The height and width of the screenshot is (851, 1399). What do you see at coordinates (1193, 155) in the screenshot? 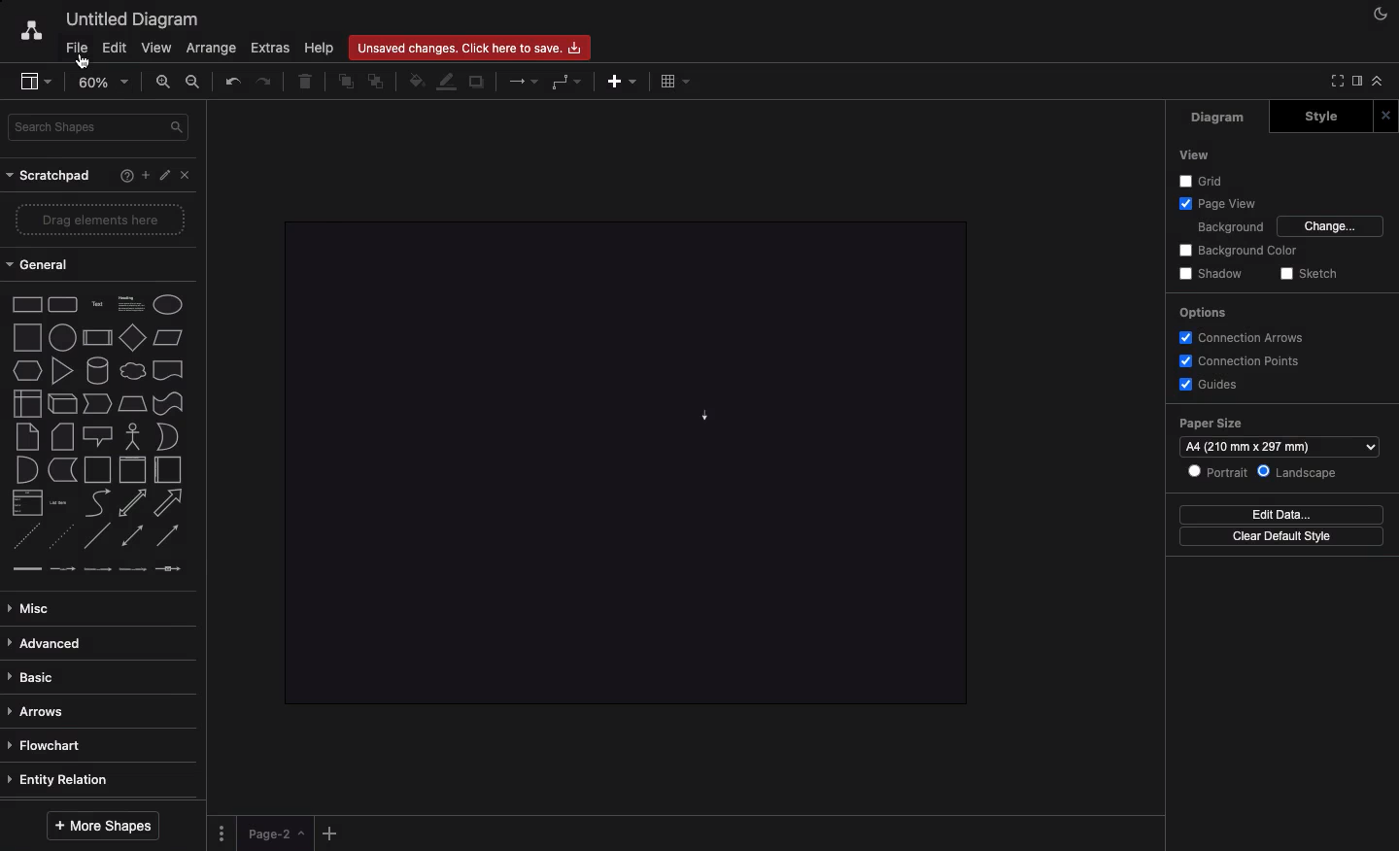
I see `View ` at bounding box center [1193, 155].